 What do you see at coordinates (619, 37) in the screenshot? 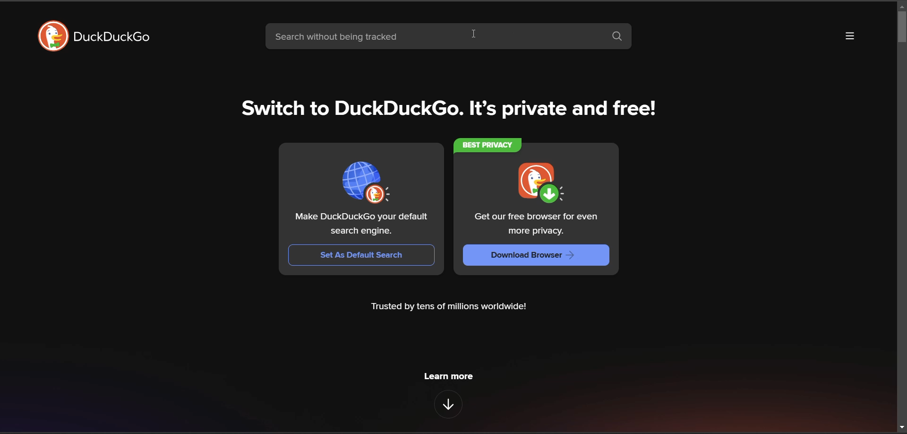
I see `search button` at bounding box center [619, 37].